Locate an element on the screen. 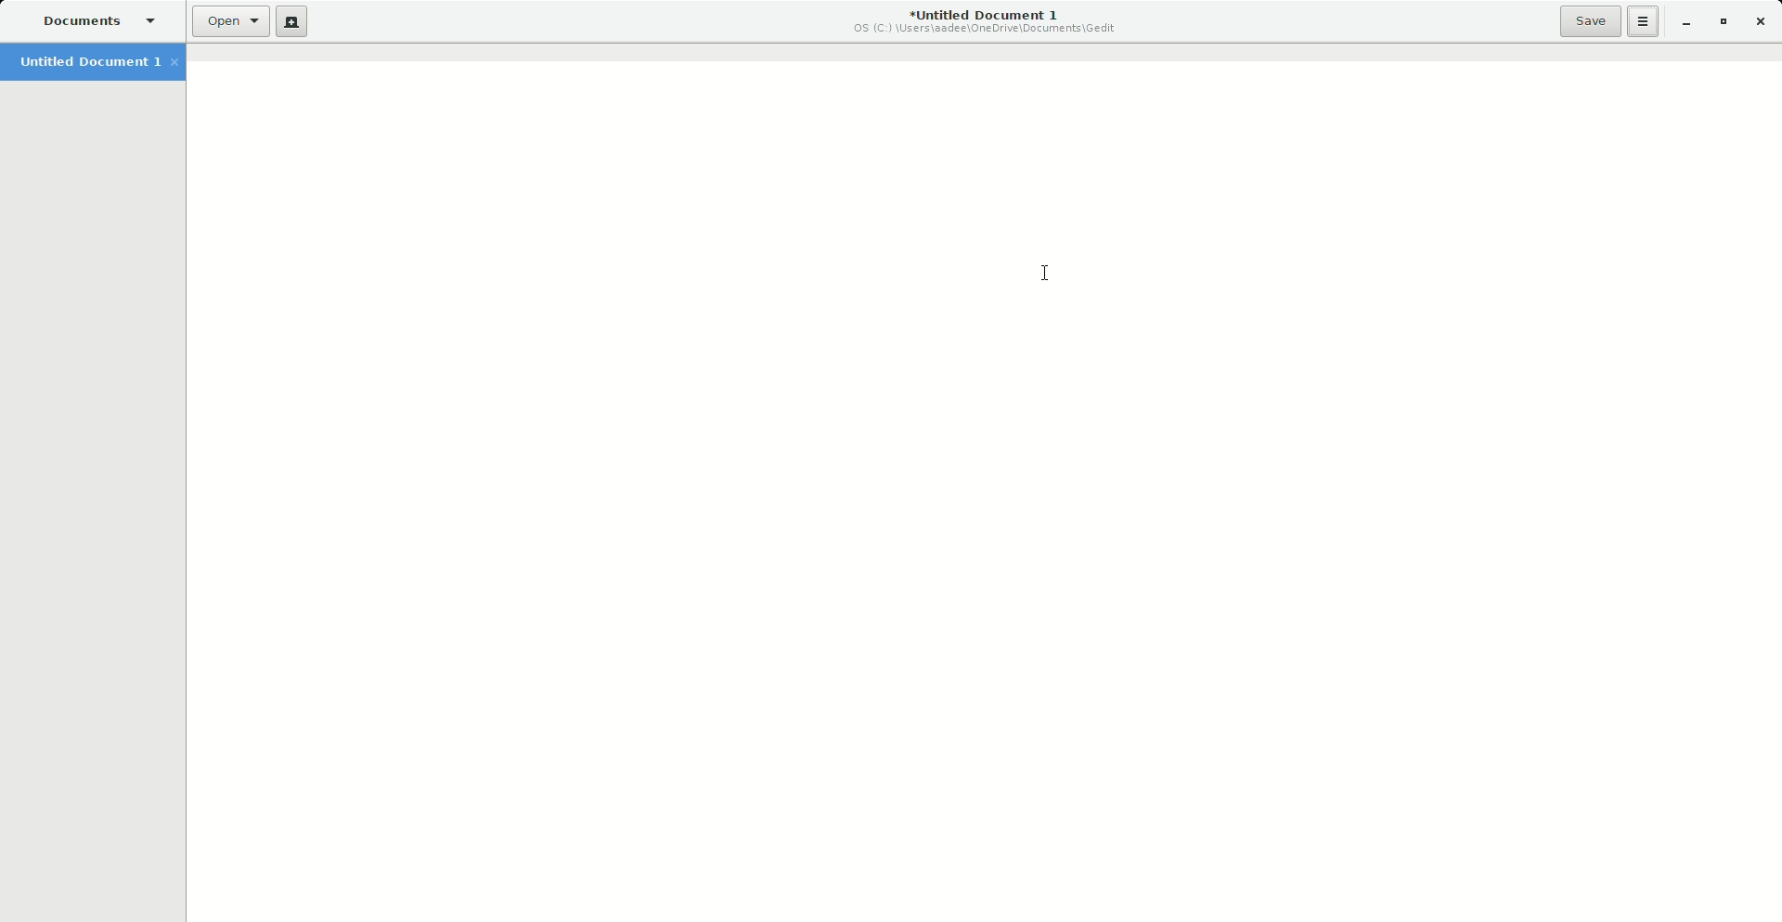 The height and width of the screenshot is (922, 1782). Open is located at coordinates (226, 24).